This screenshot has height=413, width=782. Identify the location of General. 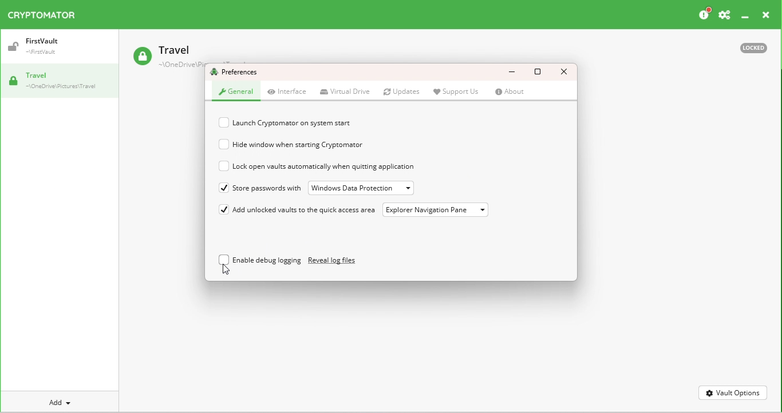
(234, 94).